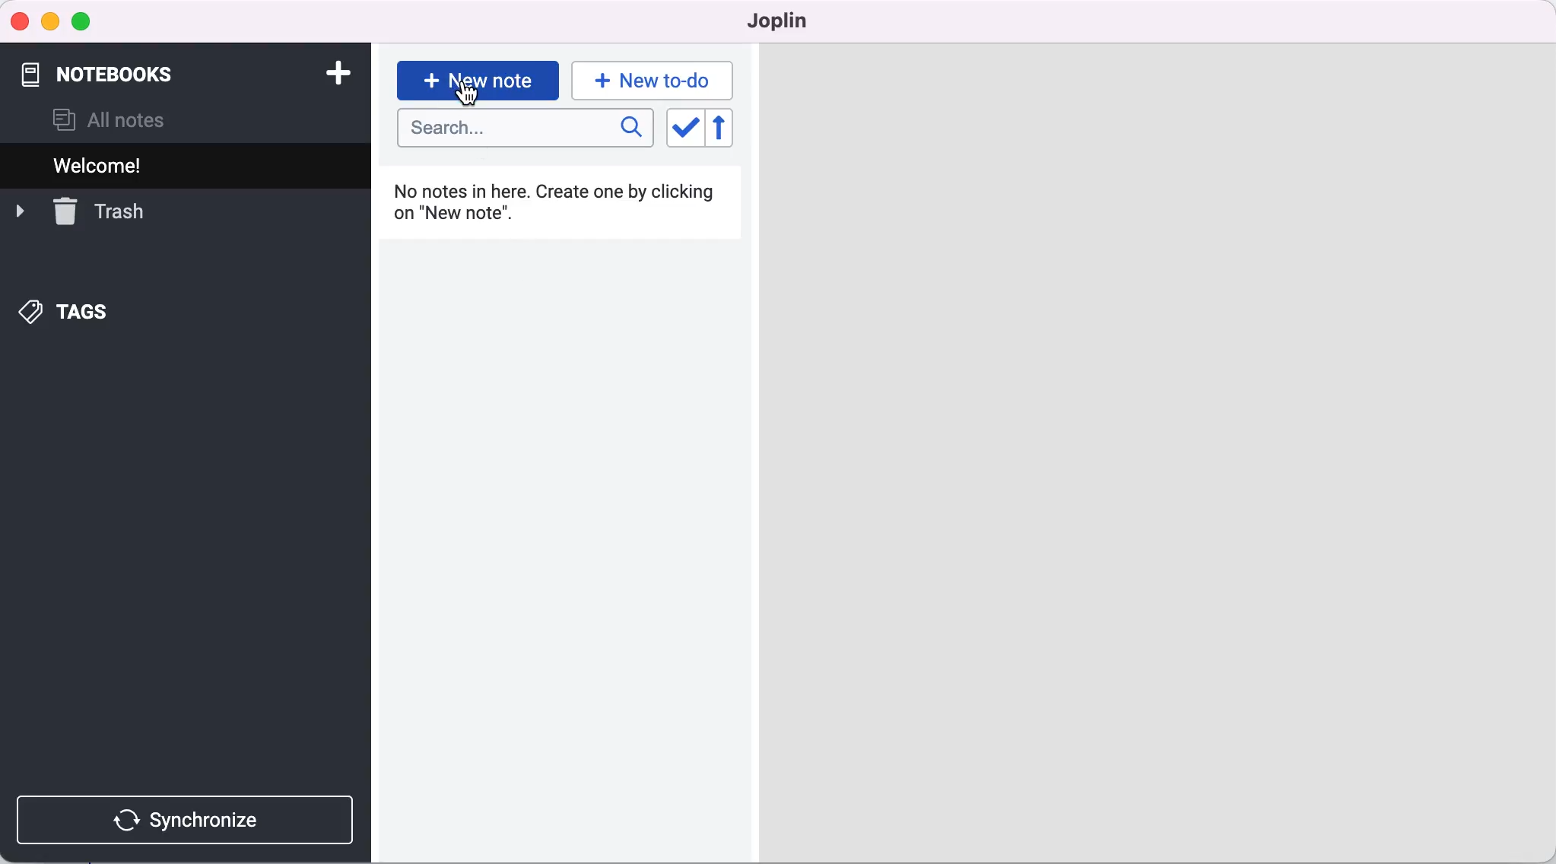  What do you see at coordinates (100, 211) in the screenshot?
I see `trash` at bounding box center [100, 211].